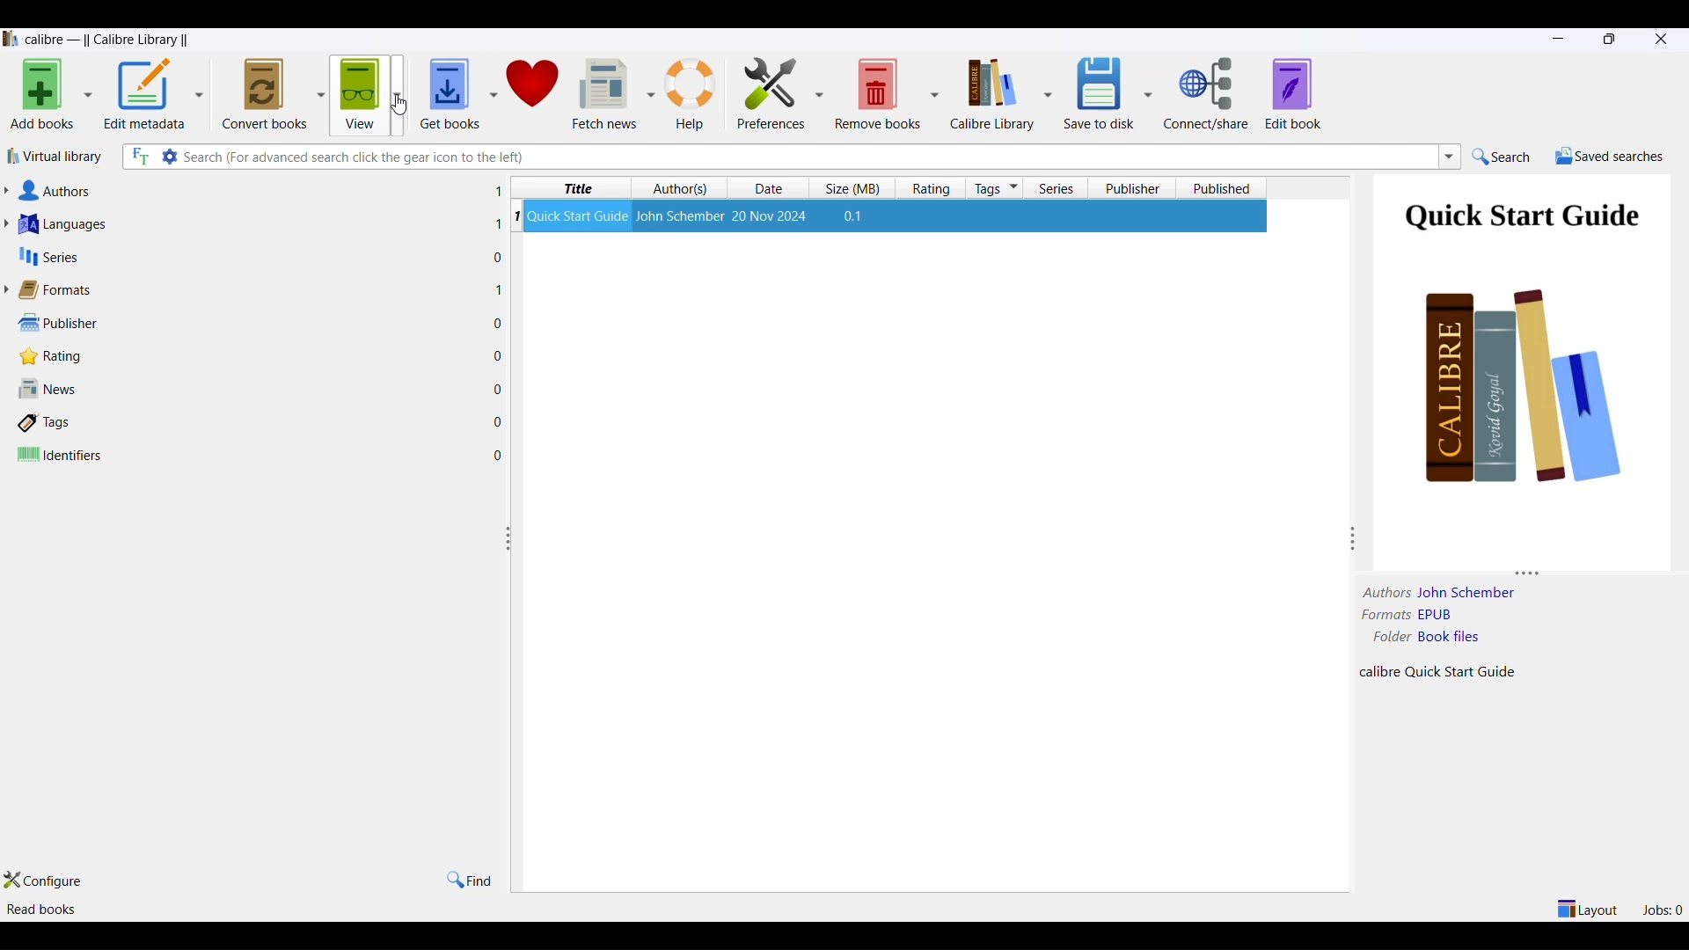 The width and height of the screenshot is (1689, 950). What do you see at coordinates (1354, 538) in the screenshot?
I see `resize` at bounding box center [1354, 538].